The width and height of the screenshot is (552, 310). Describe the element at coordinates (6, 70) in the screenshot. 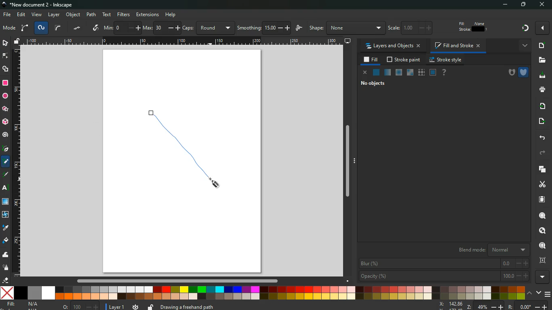

I see `shapes` at that location.